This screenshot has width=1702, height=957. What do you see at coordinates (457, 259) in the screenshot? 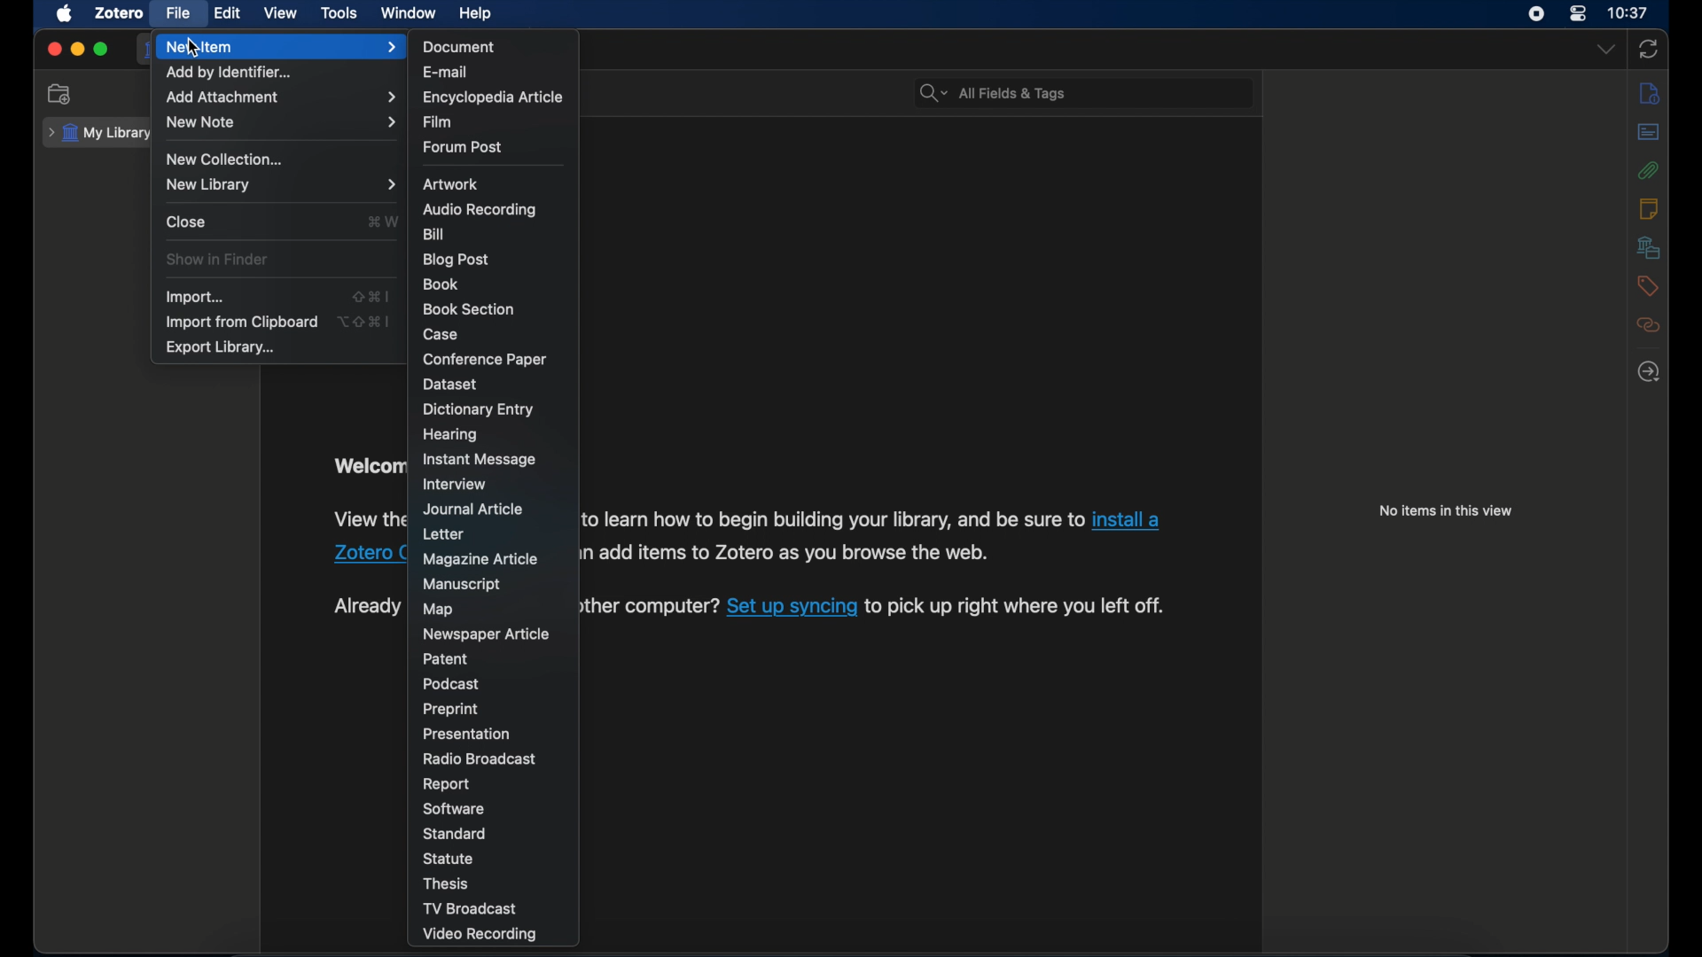
I see `blogpost` at bounding box center [457, 259].